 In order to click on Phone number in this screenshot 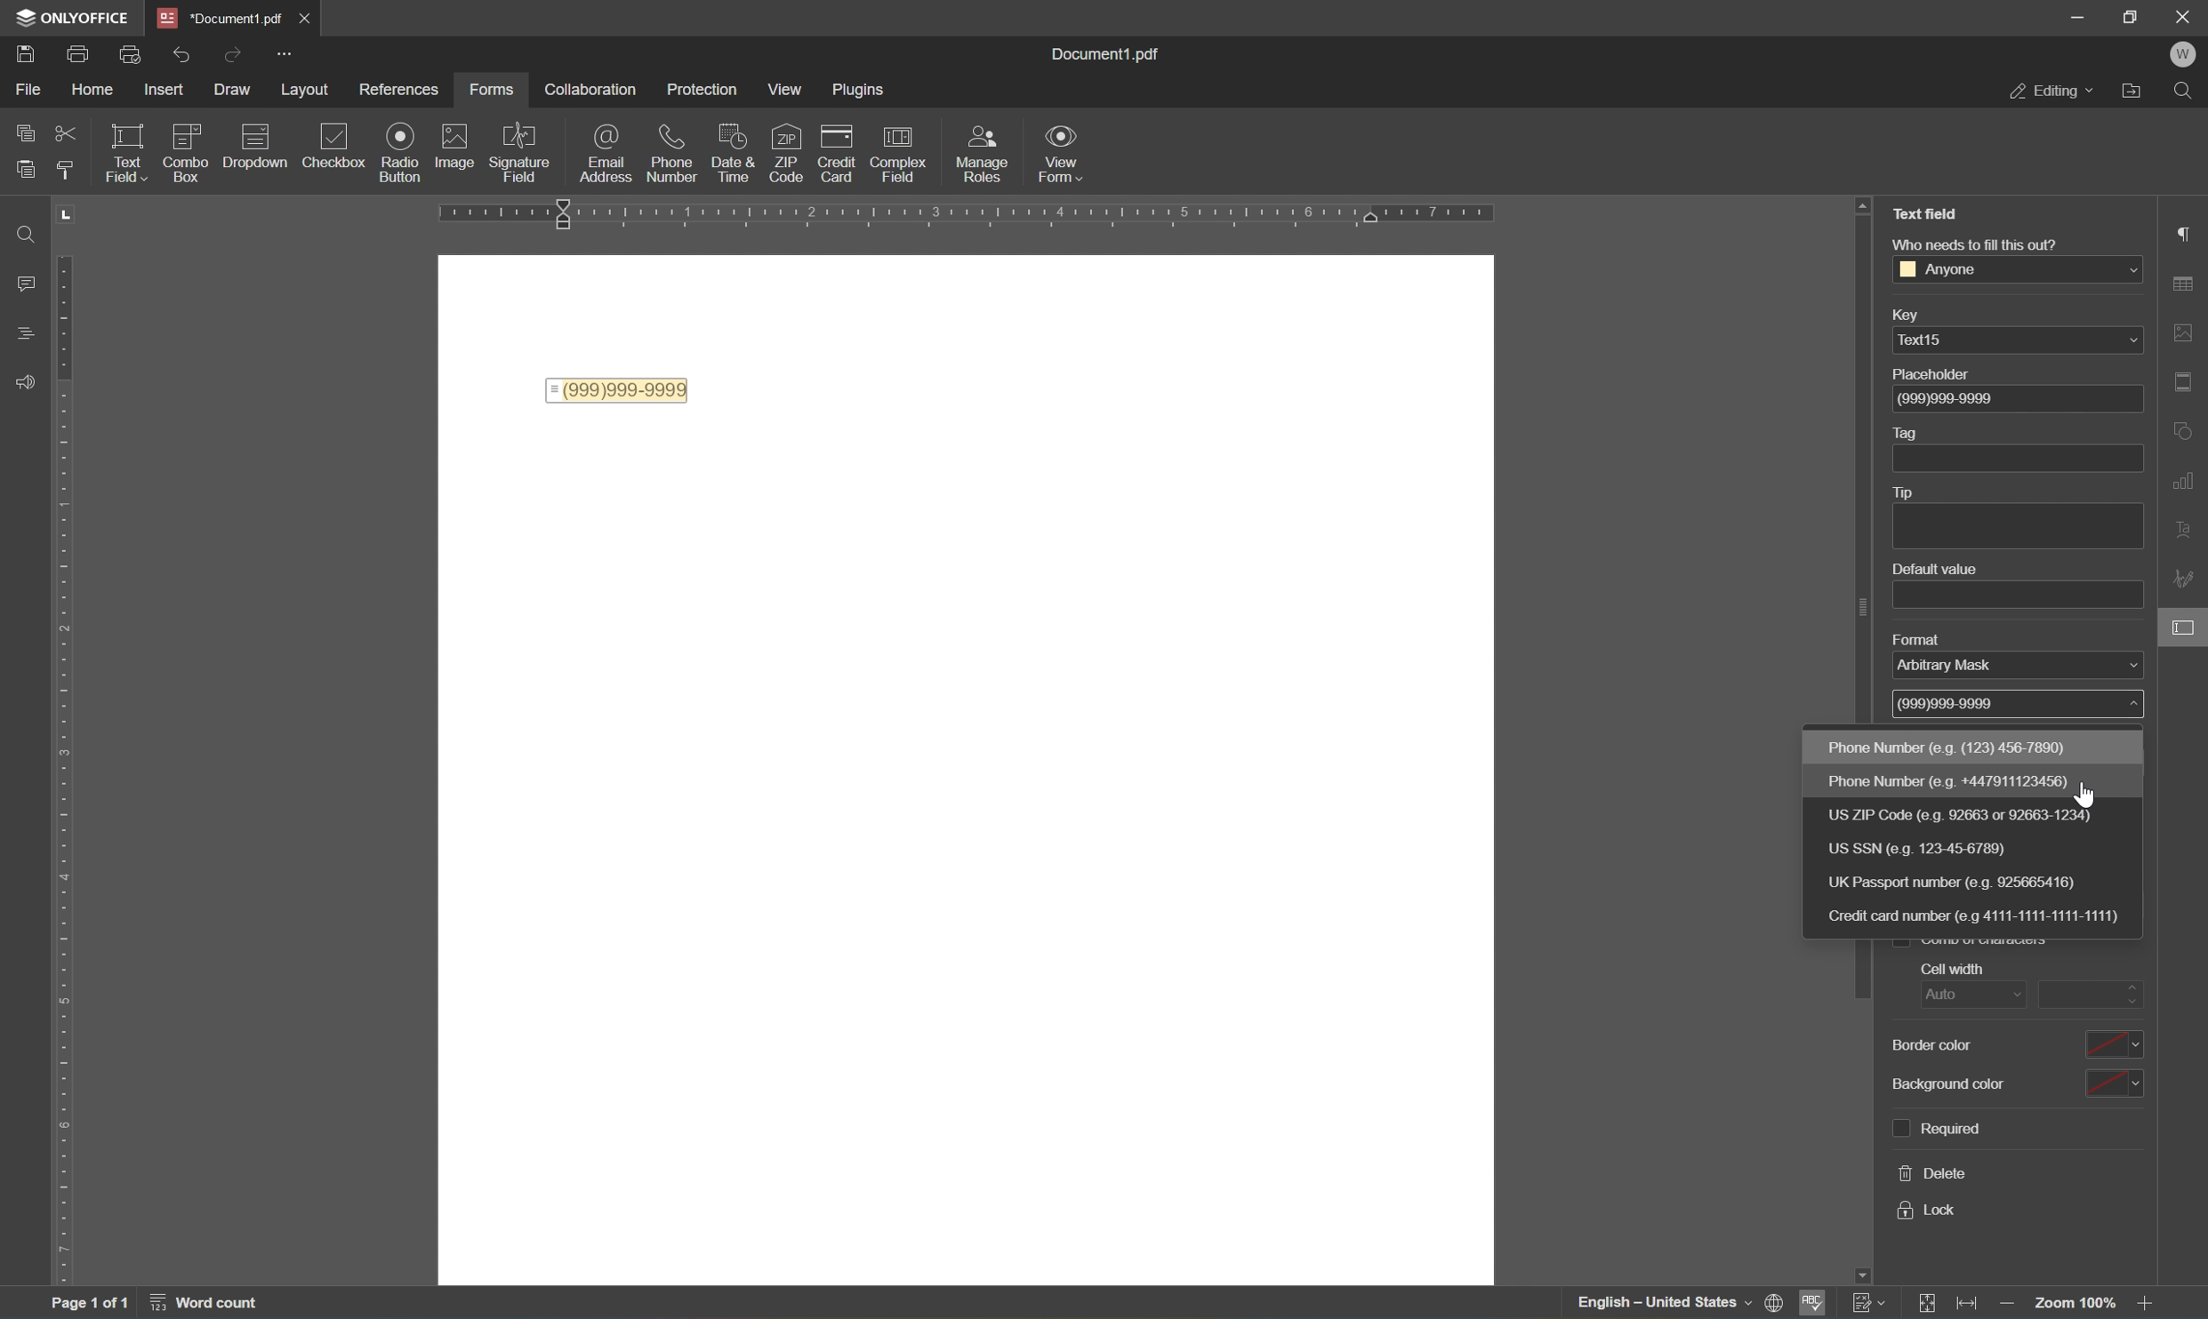, I will do `click(1955, 747)`.